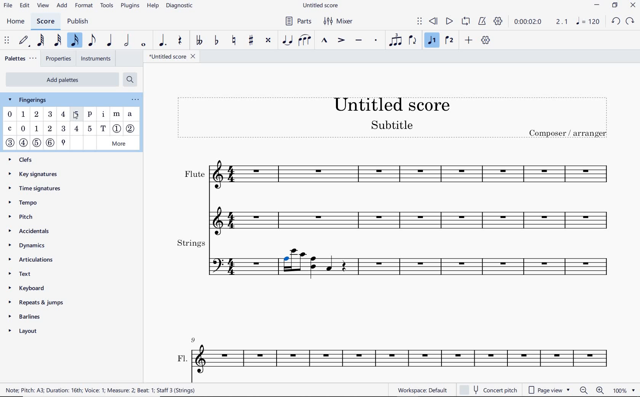  I want to click on toggle double-sharp, so click(269, 40).